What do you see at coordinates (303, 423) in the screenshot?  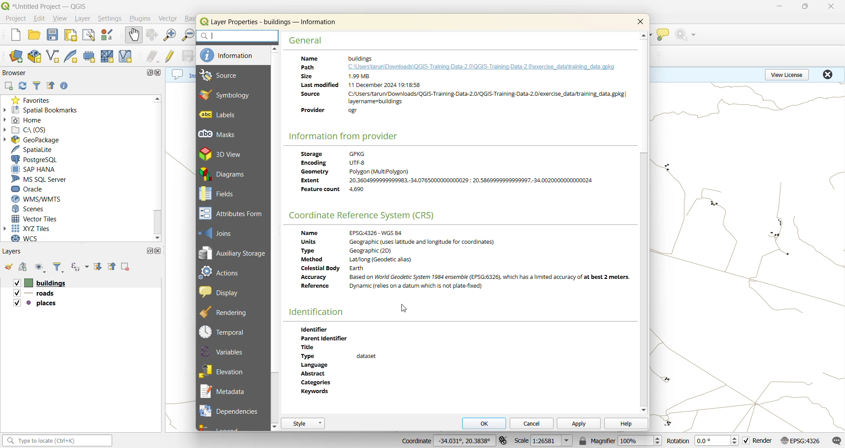 I see `style` at bounding box center [303, 423].